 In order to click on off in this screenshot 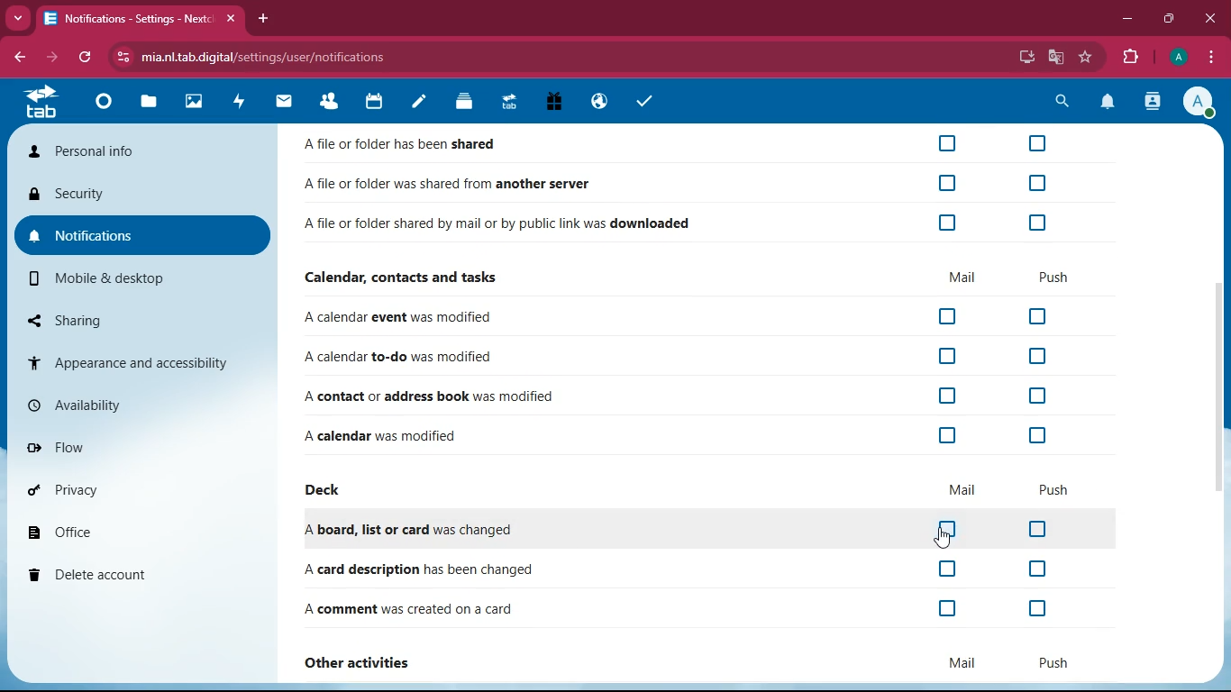, I will do `click(953, 524)`.